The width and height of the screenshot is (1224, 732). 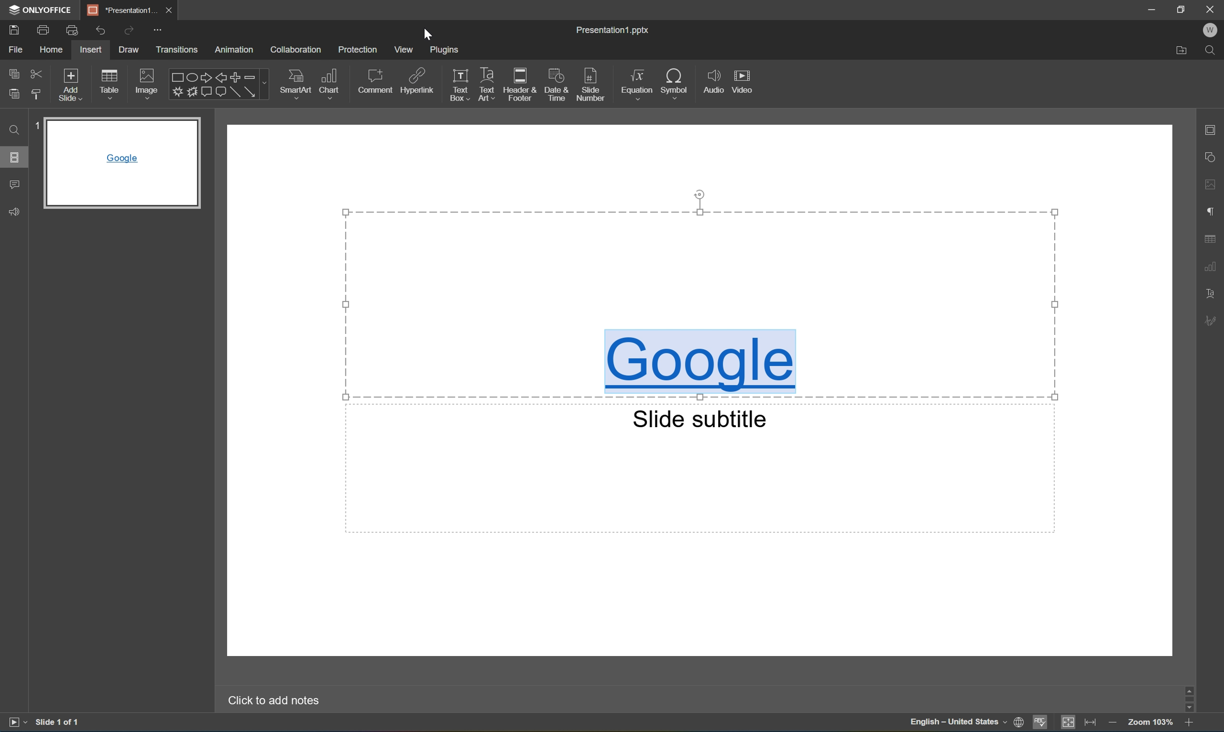 I want to click on Slide settings, so click(x=1212, y=129).